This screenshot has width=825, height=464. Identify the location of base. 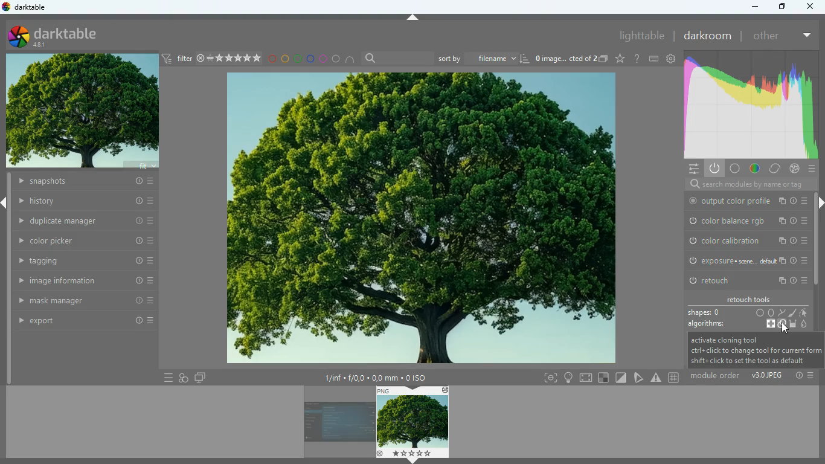
(734, 168).